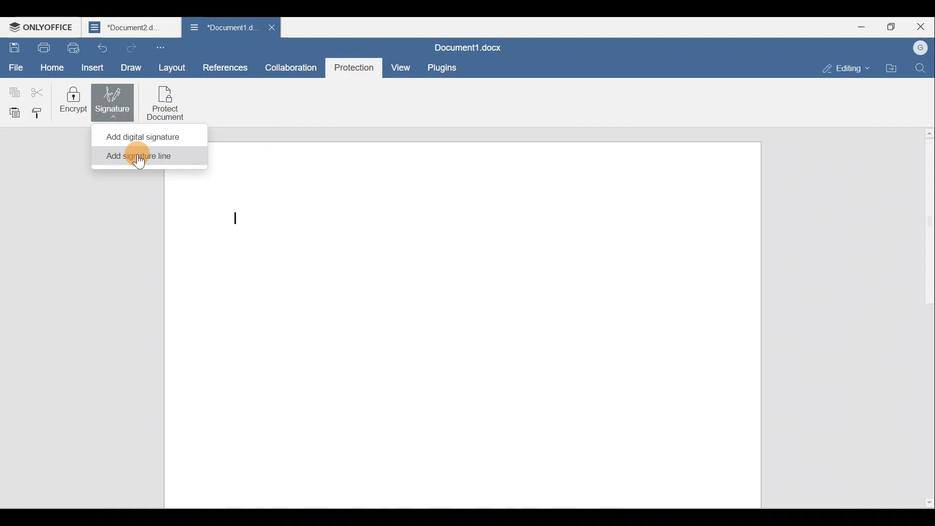  Describe the element at coordinates (273, 27) in the screenshot. I see `Close document` at that location.